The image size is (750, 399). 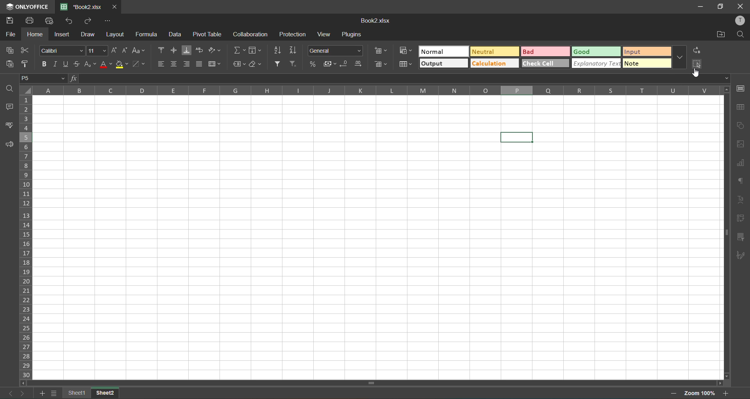 What do you see at coordinates (175, 64) in the screenshot?
I see `align center` at bounding box center [175, 64].